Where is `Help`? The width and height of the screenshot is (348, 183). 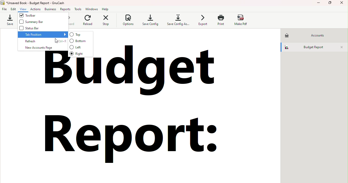 Help is located at coordinates (106, 9).